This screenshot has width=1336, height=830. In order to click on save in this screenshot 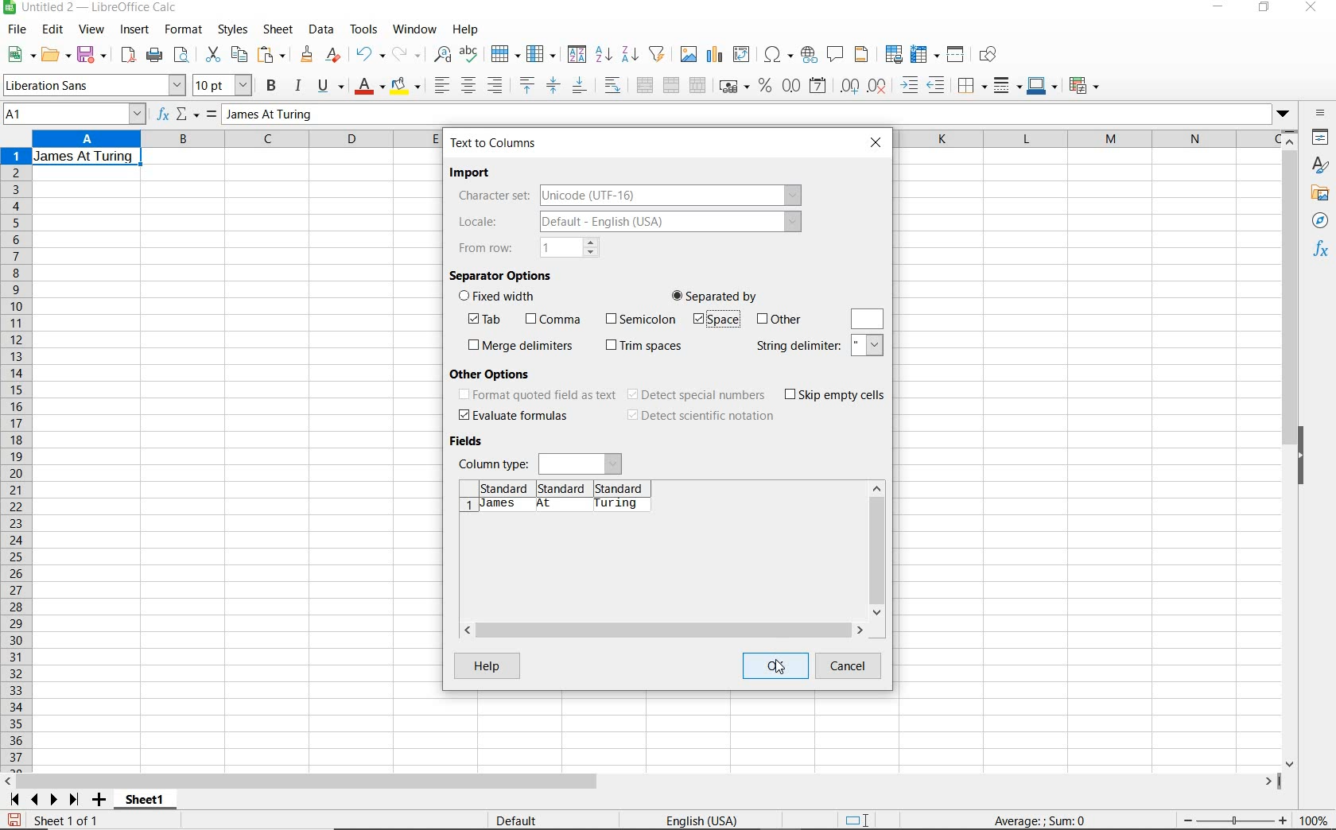, I will do `click(92, 54)`.